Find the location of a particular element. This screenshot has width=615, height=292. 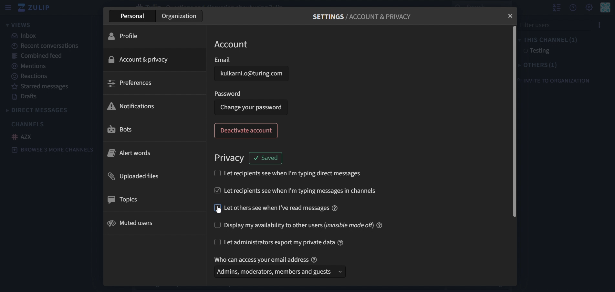

preferences is located at coordinates (135, 83).